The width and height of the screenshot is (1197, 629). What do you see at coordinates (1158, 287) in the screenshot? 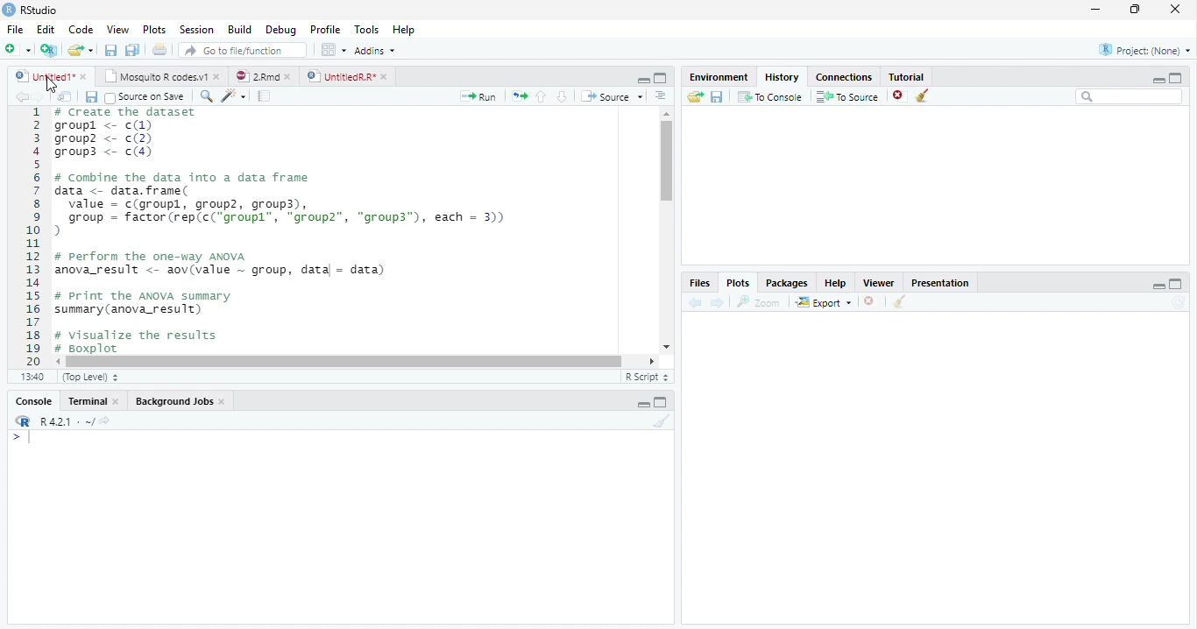
I see `Minimize` at bounding box center [1158, 287].